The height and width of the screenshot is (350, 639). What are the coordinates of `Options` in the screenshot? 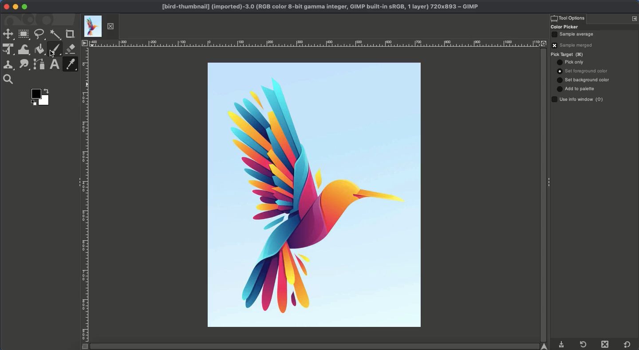 It's located at (634, 18).